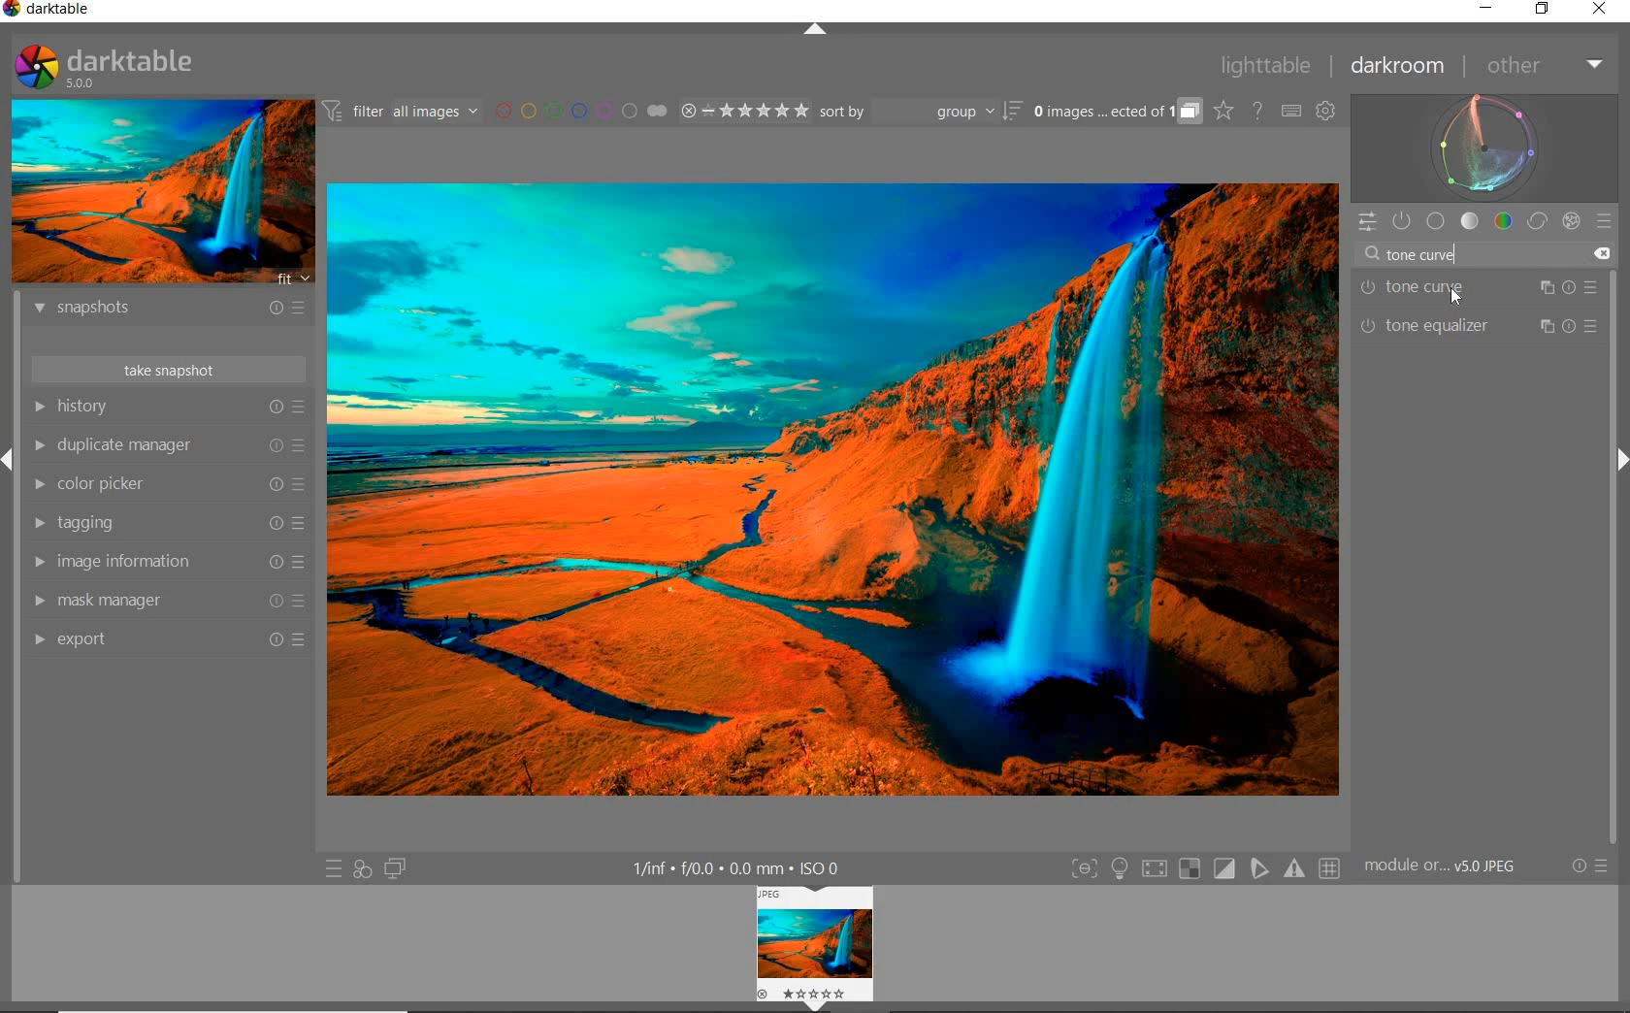 The height and width of the screenshot is (1013, 1630). Describe the element at coordinates (741, 867) in the screenshot. I see `DISPLAYED GUI INFO` at that location.